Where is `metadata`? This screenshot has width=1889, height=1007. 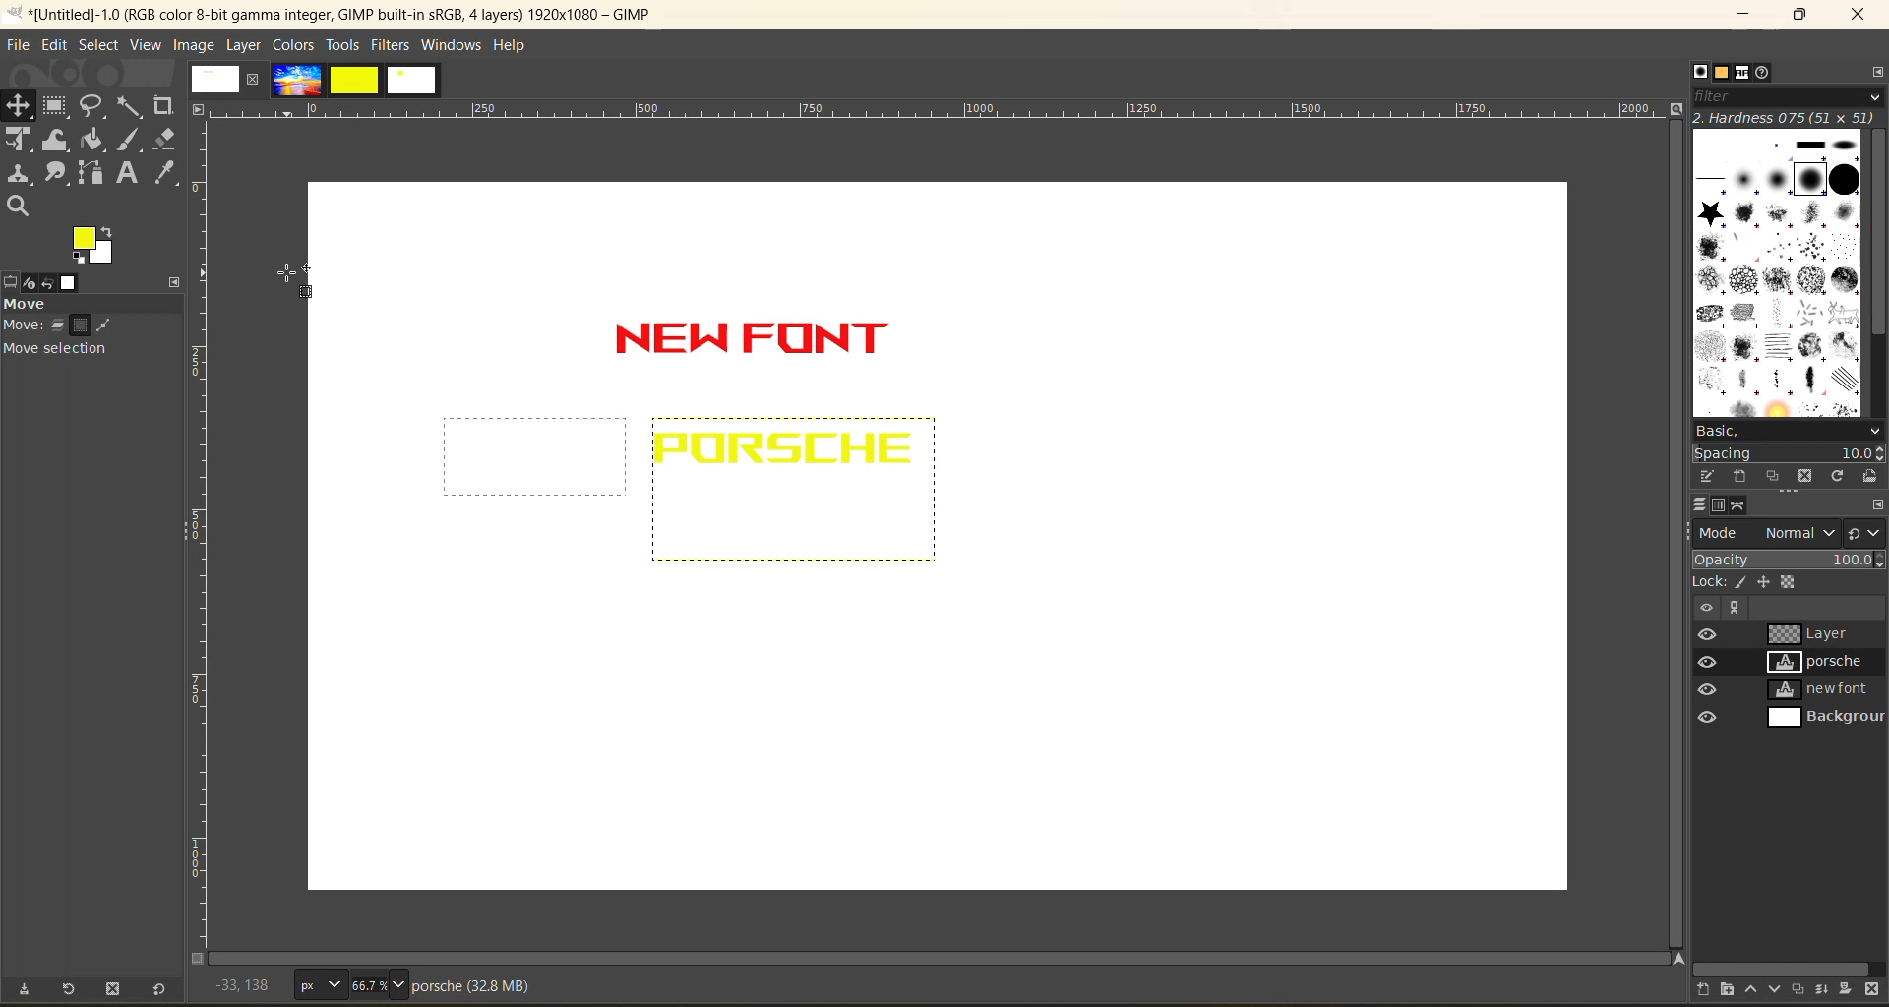 metadata is located at coordinates (472, 985).